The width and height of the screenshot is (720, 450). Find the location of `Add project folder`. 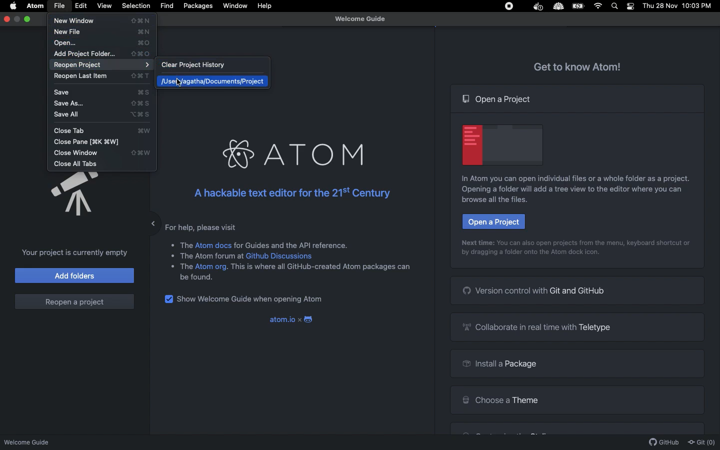

Add project folder is located at coordinates (102, 54).